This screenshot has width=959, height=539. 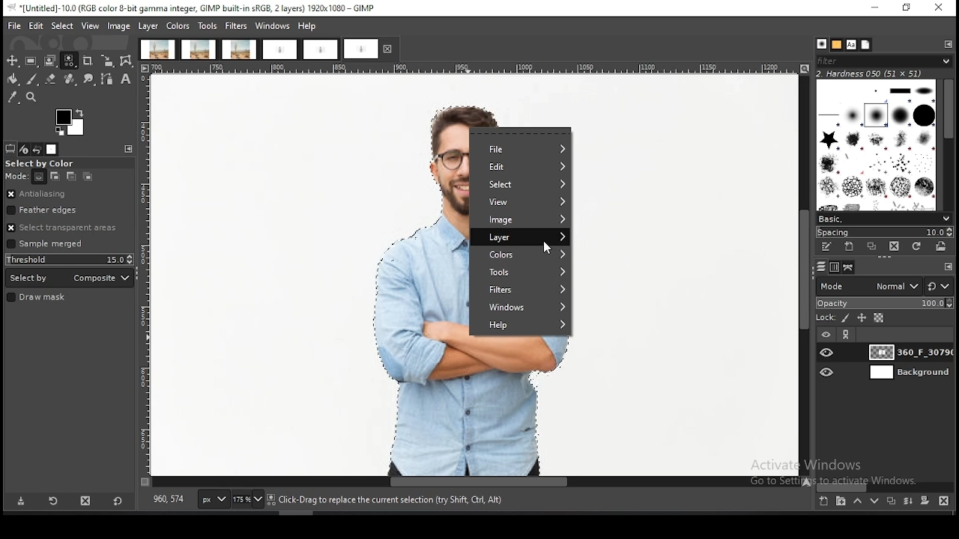 What do you see at coordinates (824, 318) in the screenshot?
I see `lock` at bounding box center [824, 318].